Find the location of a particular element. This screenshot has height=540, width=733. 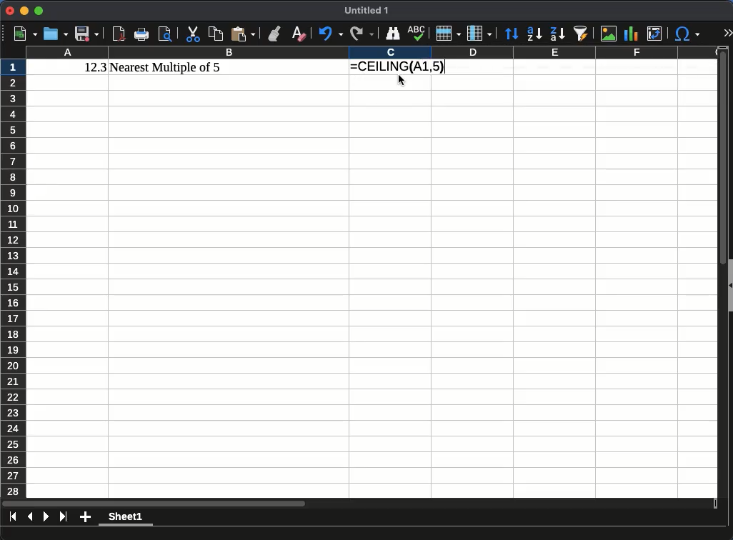

12.3 is located at coordinates (96, 67).